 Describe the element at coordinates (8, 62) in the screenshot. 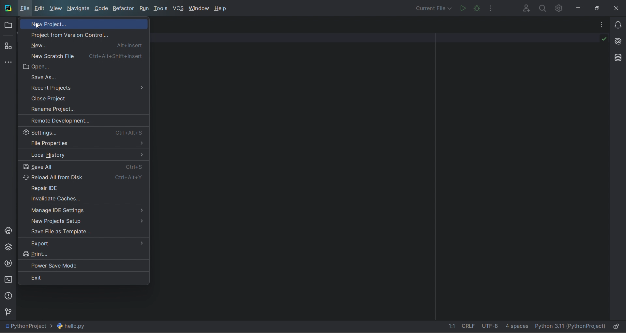

I see `more tool window` at that location.